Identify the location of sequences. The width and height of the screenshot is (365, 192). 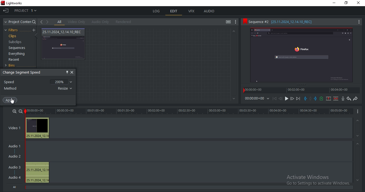
(17, 48).